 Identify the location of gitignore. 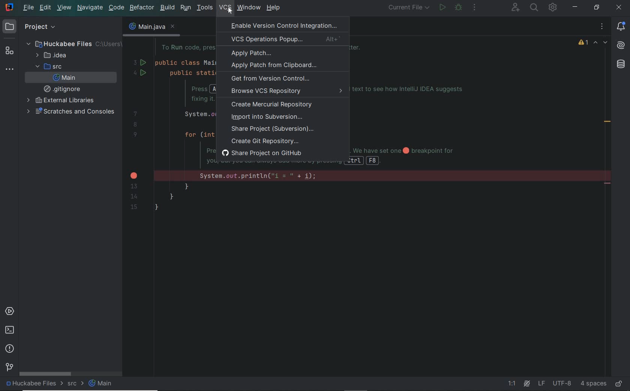
(64, 89).